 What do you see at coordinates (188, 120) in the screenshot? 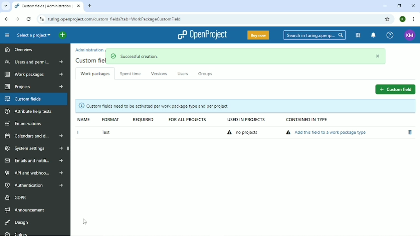
I see `For all projects` at bounding box center [188, 120].